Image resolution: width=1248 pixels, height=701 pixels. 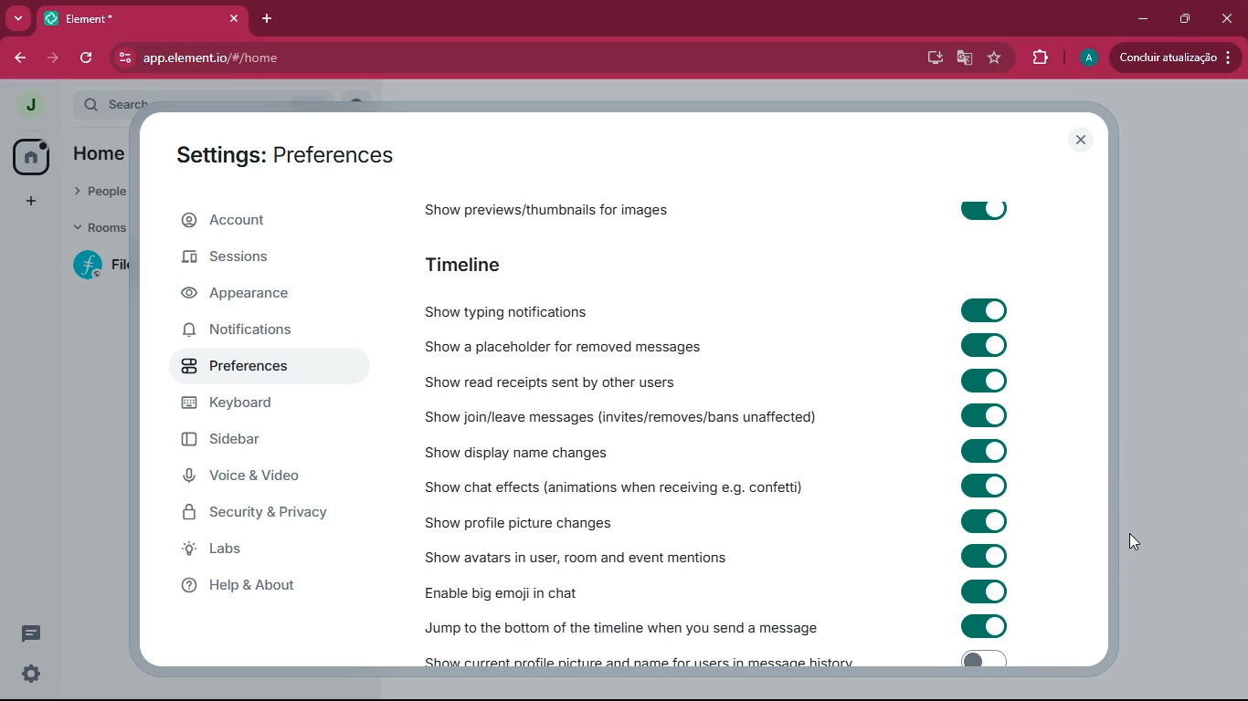 What do you see at coordinates (31, 633) in the screenshot?
I see `comments` at bounding box center [31, 633].